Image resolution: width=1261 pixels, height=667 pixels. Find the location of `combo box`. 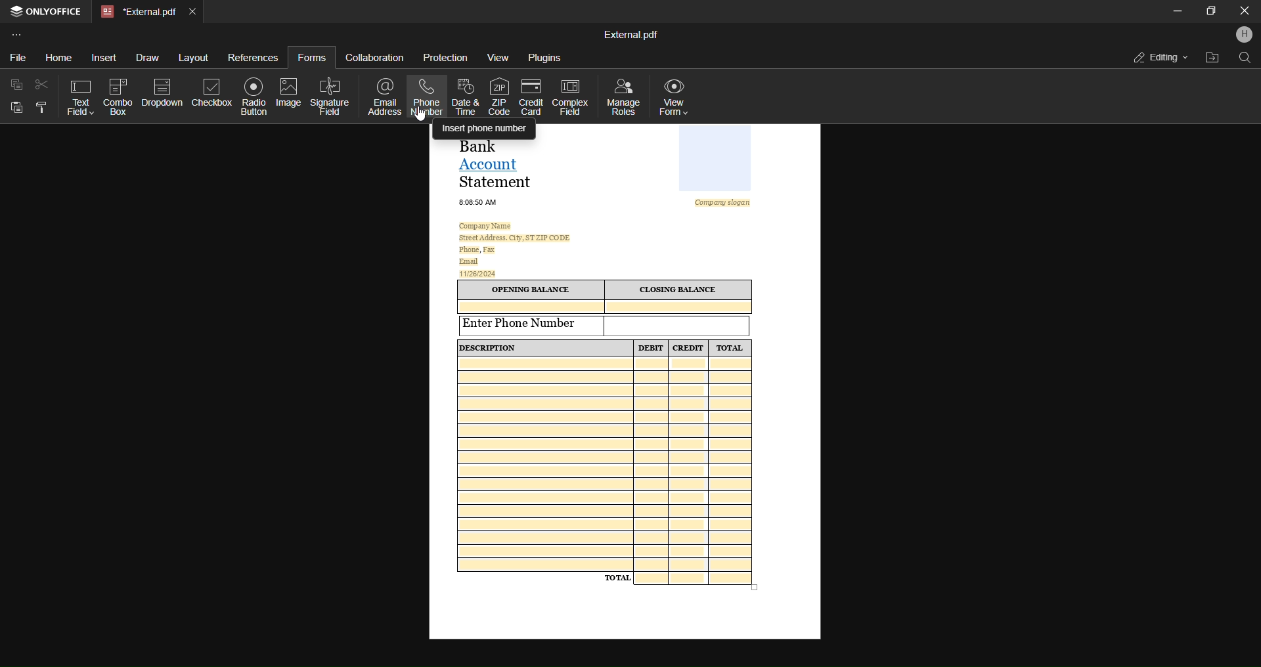

combo box is located at coordinates (117, 95).